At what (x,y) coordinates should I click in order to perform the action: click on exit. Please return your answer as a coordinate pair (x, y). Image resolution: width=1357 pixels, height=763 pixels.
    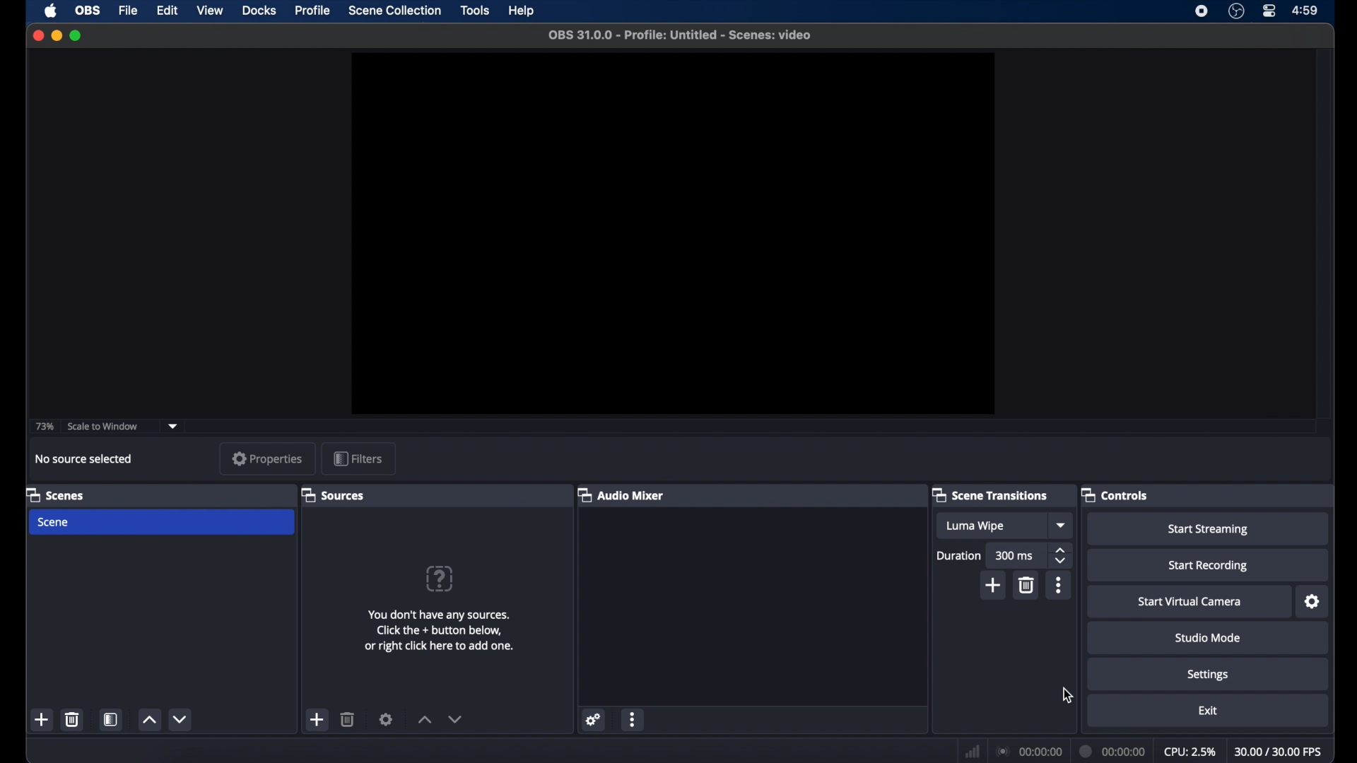
    Looking at the image, I should click on (1208, 711).